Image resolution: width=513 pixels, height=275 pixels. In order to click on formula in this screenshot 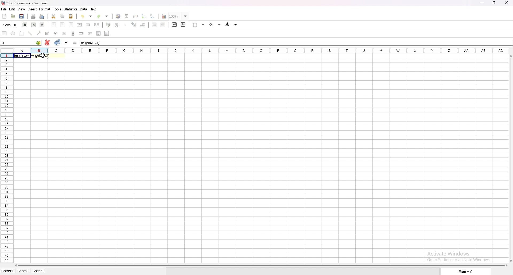, I will do `click(75, 43)`.